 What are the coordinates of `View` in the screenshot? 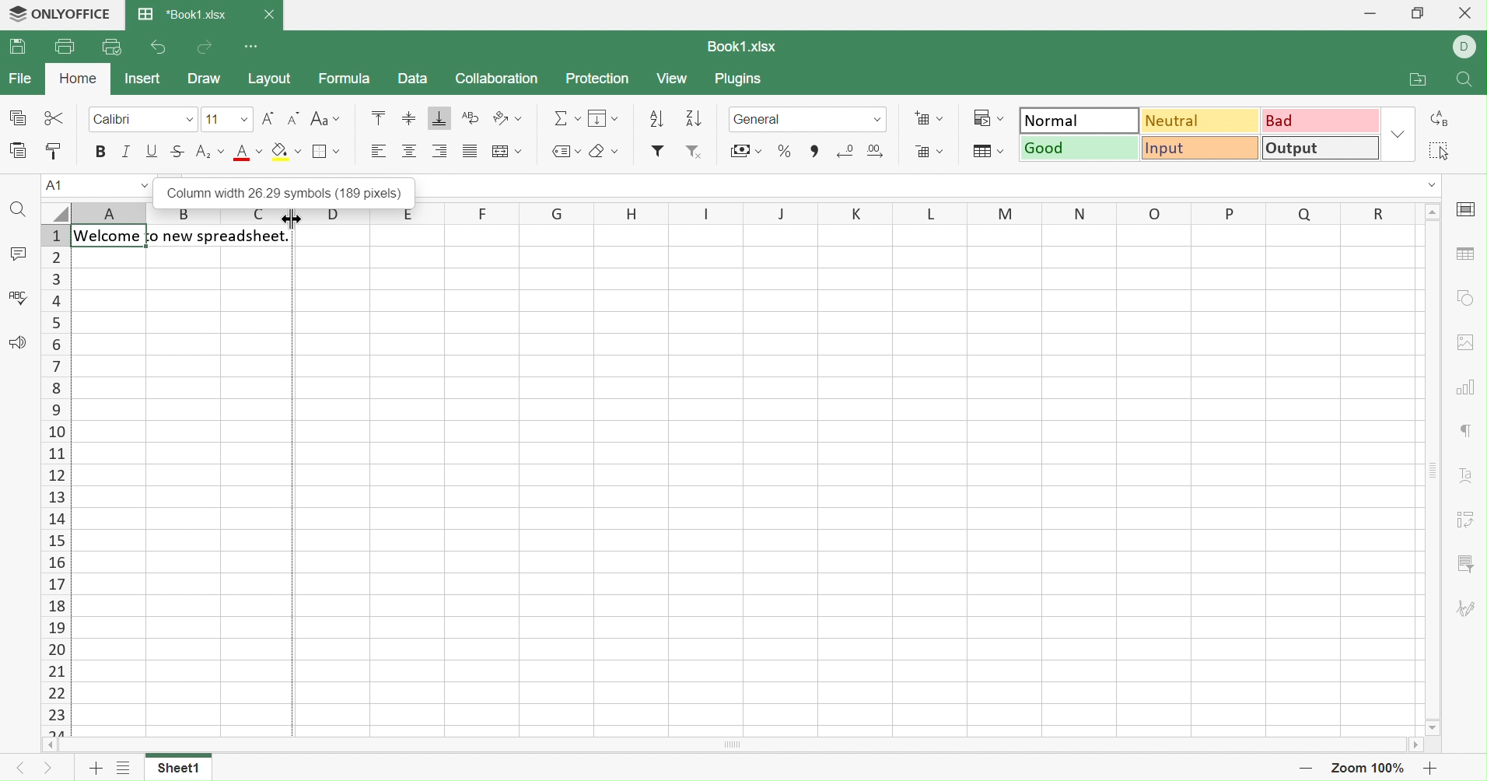 It's located at (675, 80).